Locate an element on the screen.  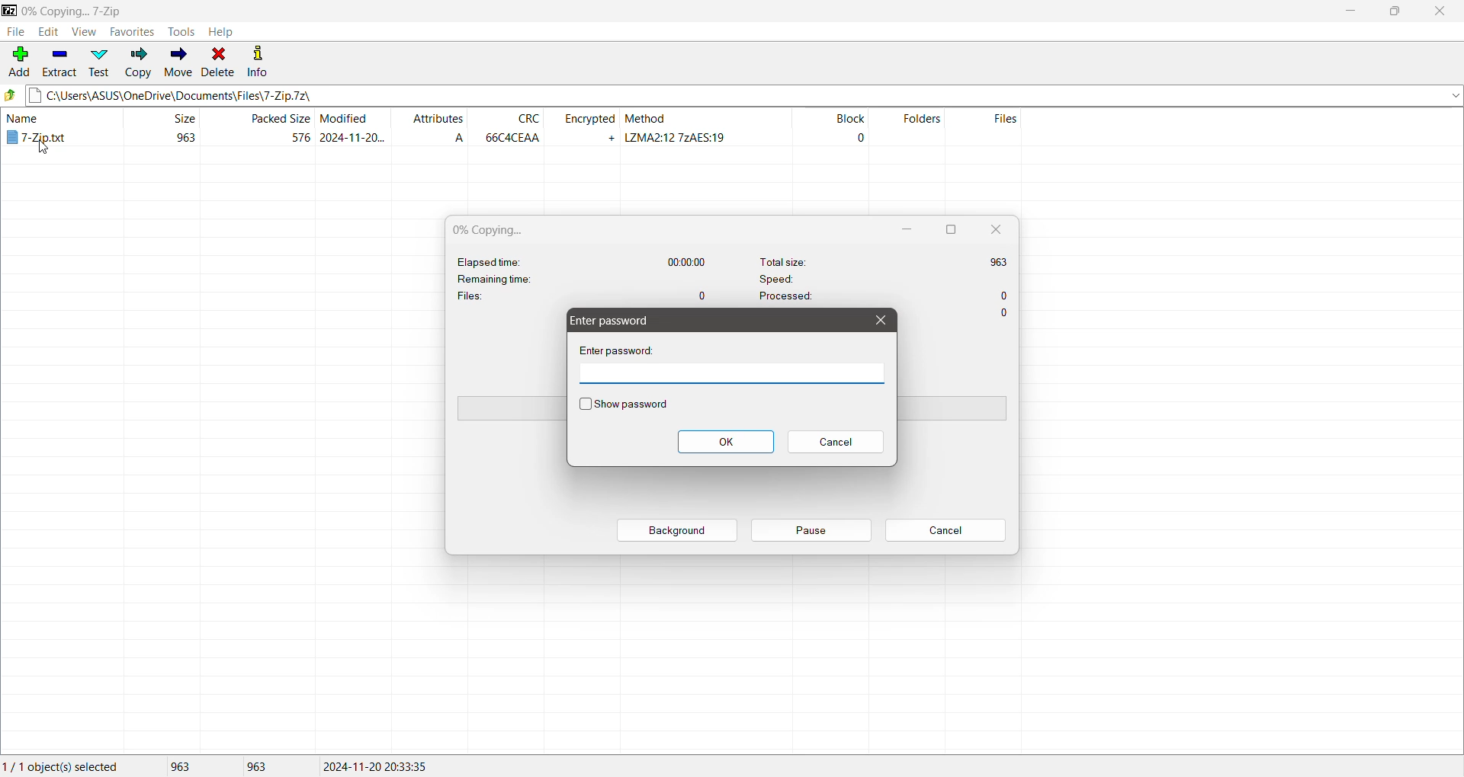
Favorites is located at coordinates (133, 32).